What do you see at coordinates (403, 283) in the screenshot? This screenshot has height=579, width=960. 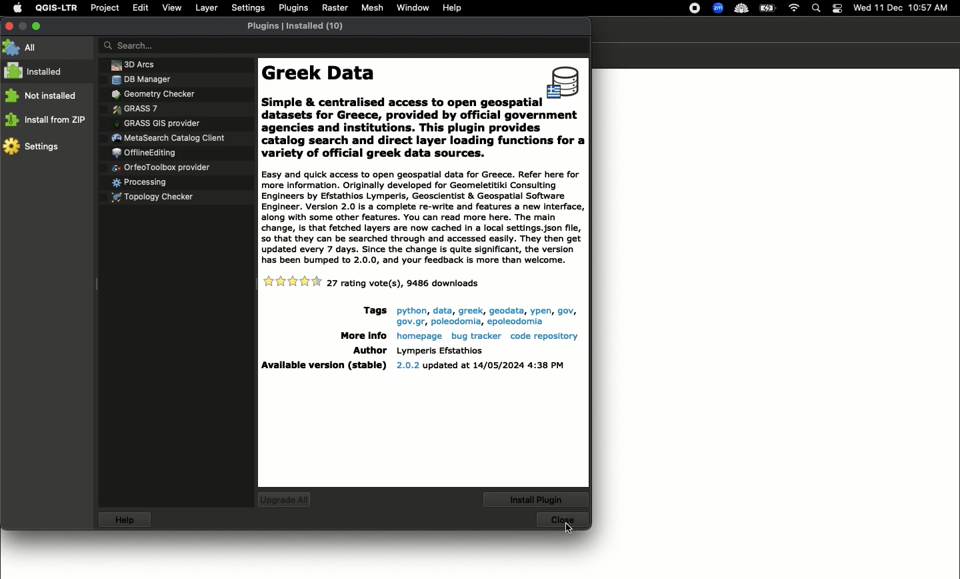 I see `Details` at bounding box center [403, 283].